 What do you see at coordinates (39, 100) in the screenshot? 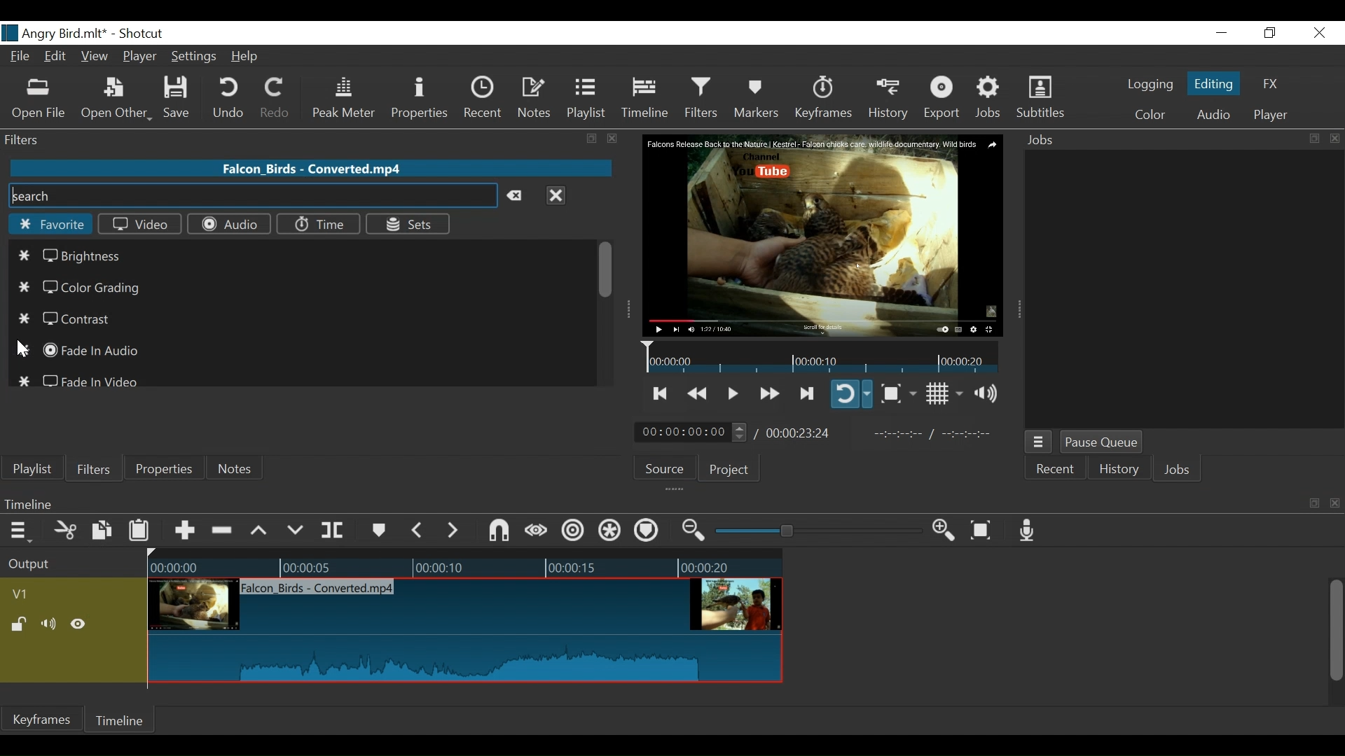
I see `Open File` at bounding box center [39, 100].